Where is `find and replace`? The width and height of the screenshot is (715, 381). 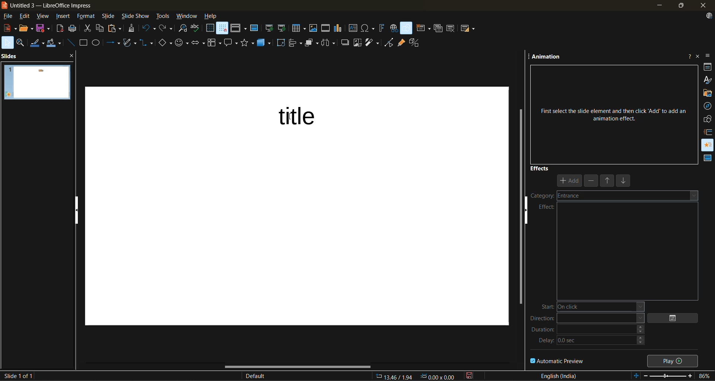 find and replace is located at coordinates (183, 29).